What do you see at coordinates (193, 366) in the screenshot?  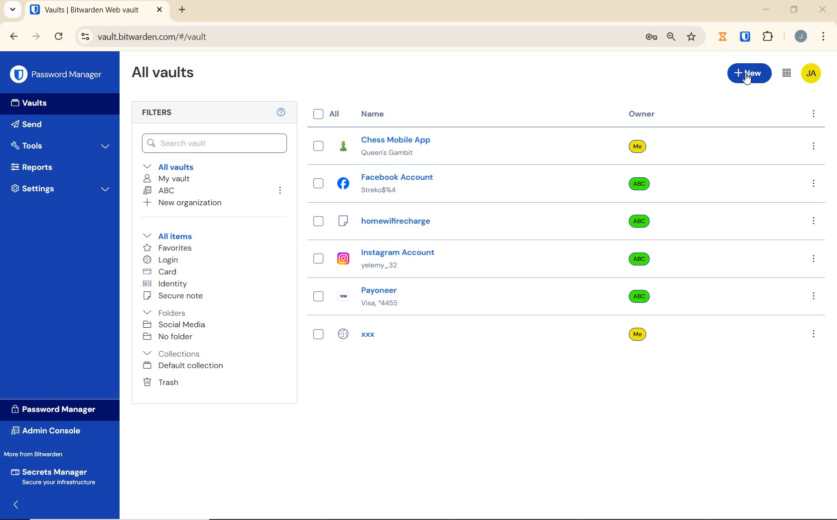 I see `Default collection` at bounding box center [193, 366].